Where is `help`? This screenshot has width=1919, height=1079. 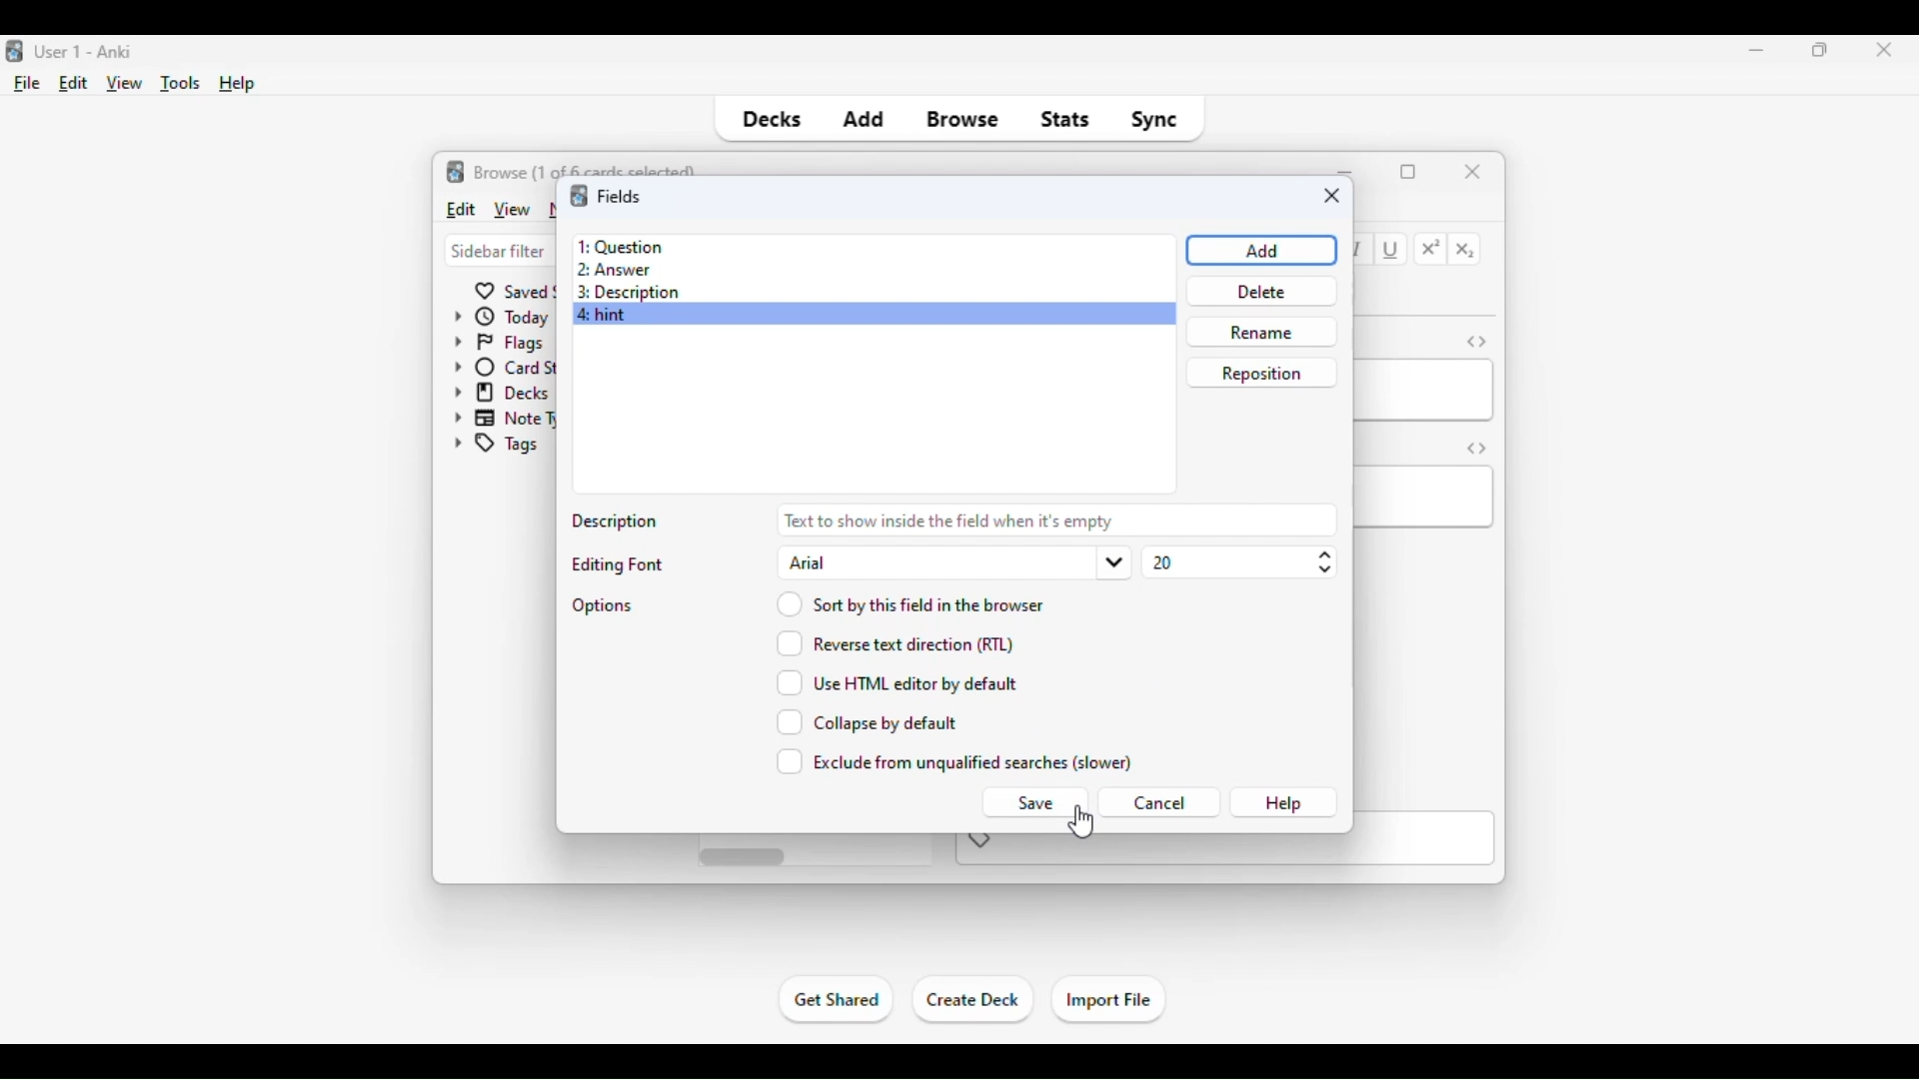
help is located at coordinates (1283, 803).